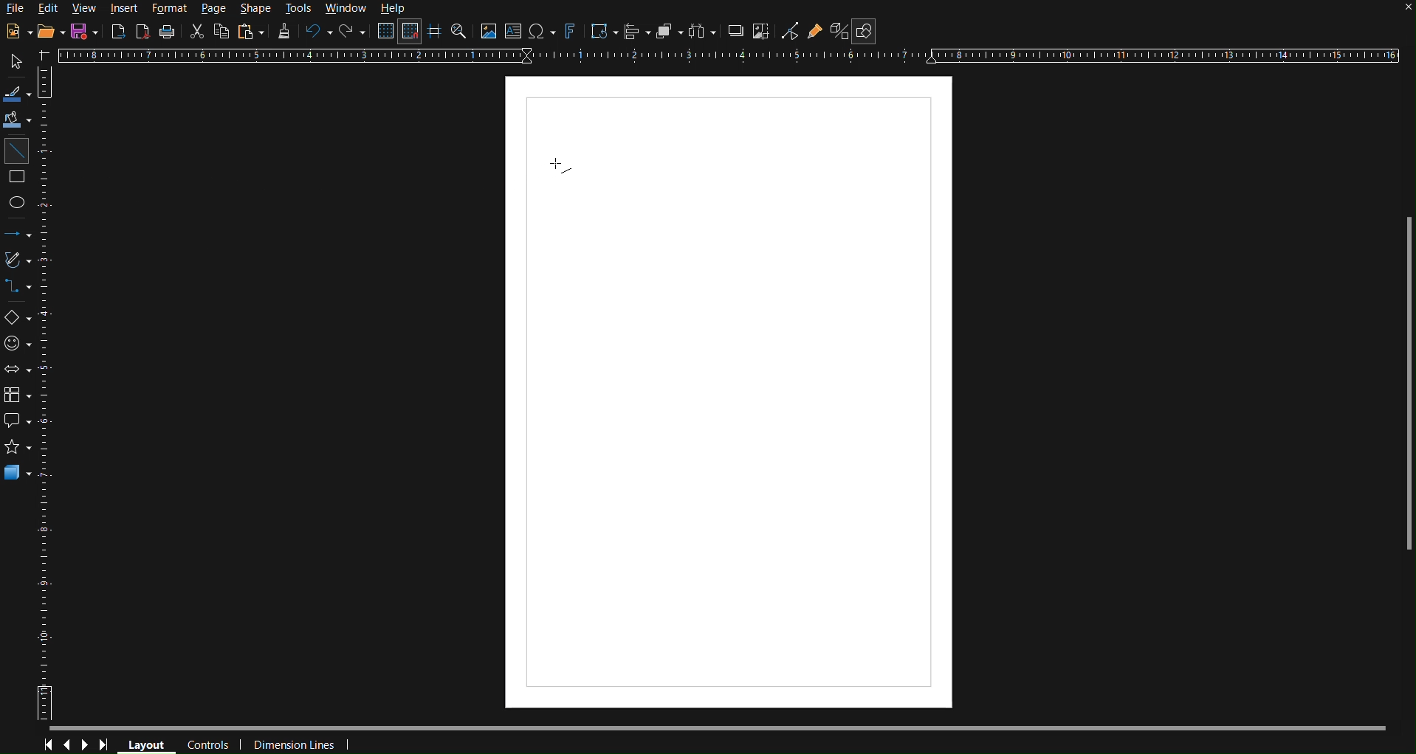 This screenshot has width=1416, height=754. What do you see at coordinates (13, 32) in the screenshot?
I see `` at bounding box center [13, 32].